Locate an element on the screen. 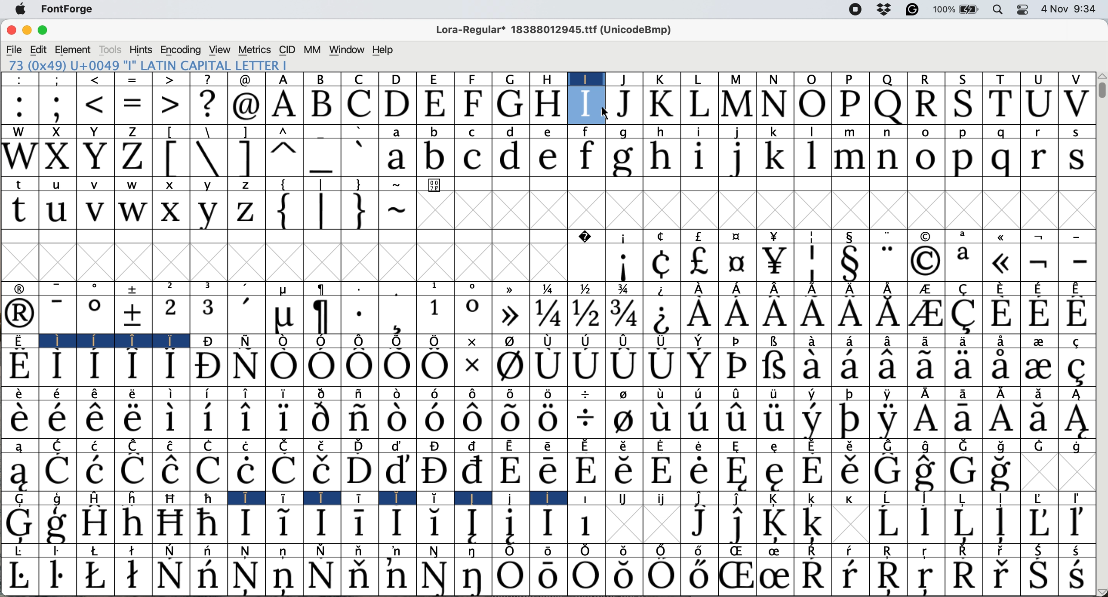  Symbol is located at coordinates (434, 394).